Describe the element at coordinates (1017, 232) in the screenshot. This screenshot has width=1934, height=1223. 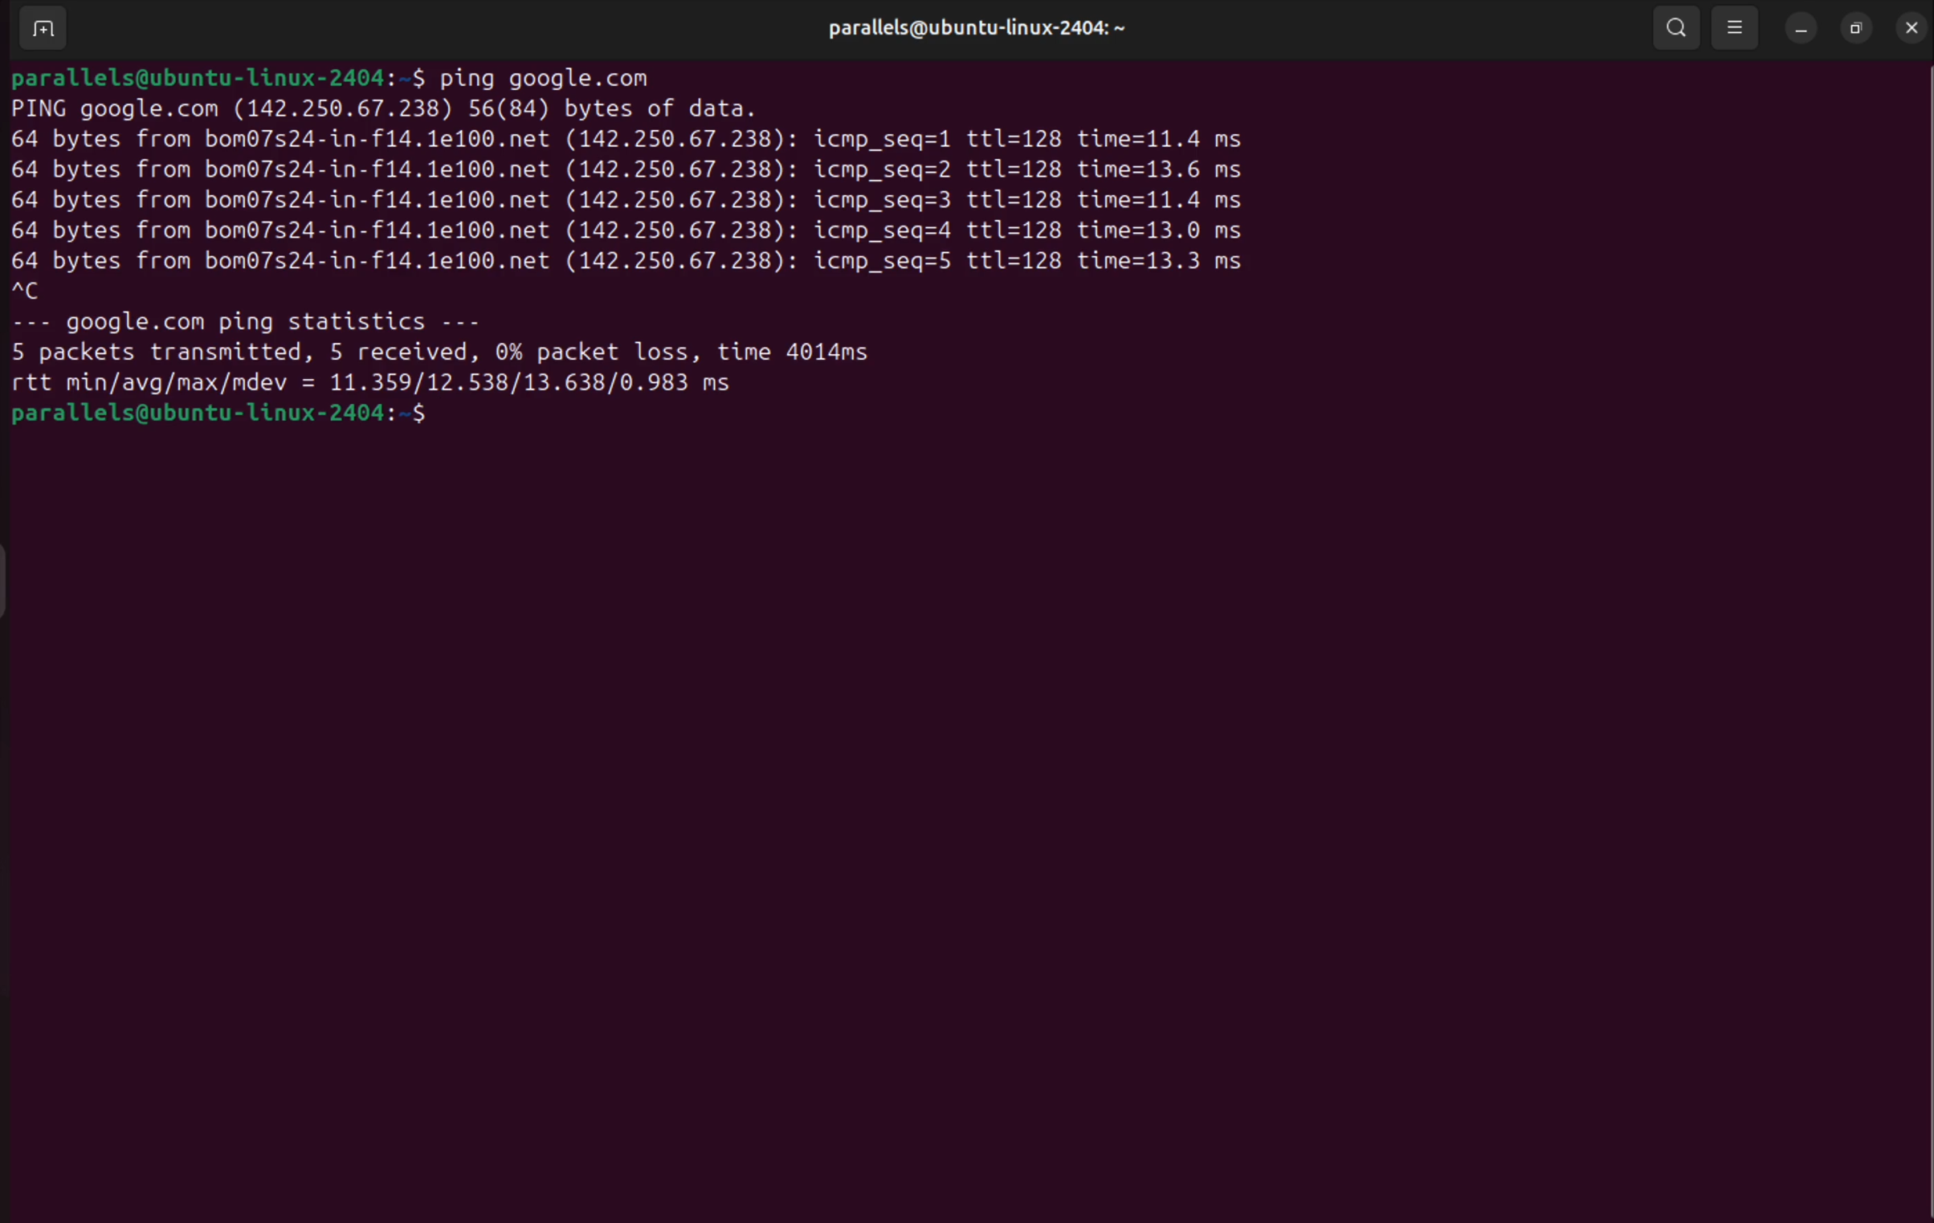
I see `ttl 128` at that location.